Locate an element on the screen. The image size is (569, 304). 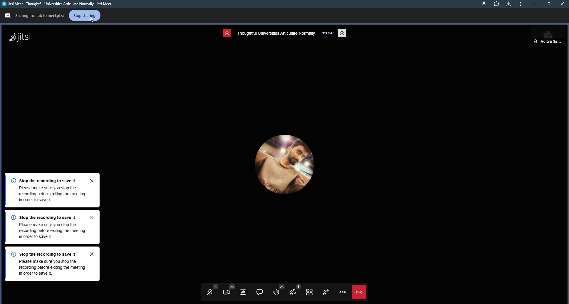
unmute mic is located at coordinates (211, 292).